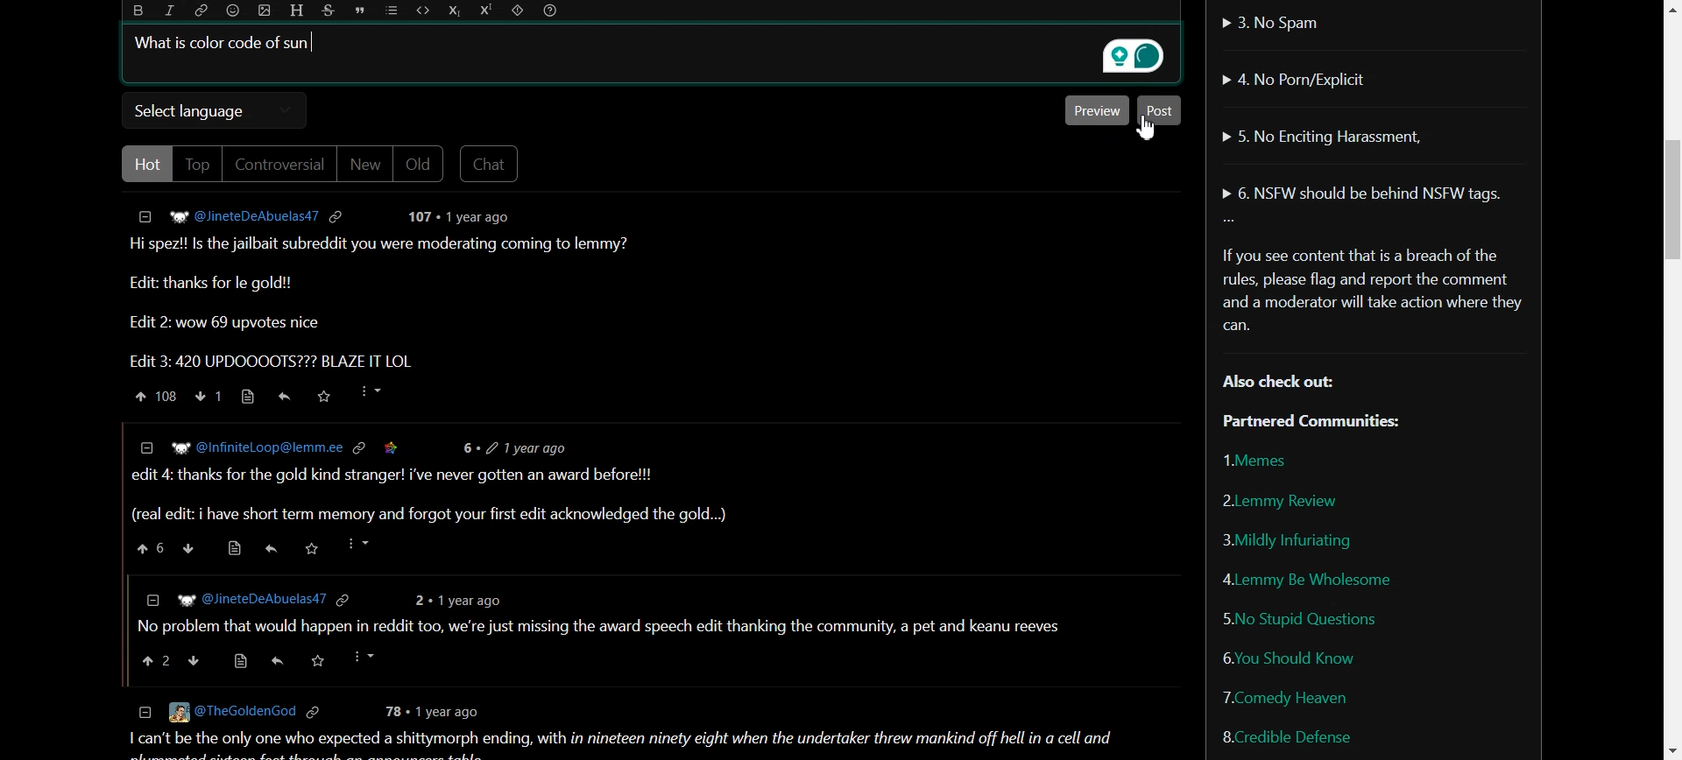  Describe the element at coordinates (489, 165) in the screenshot. I see `Chat` at that location.